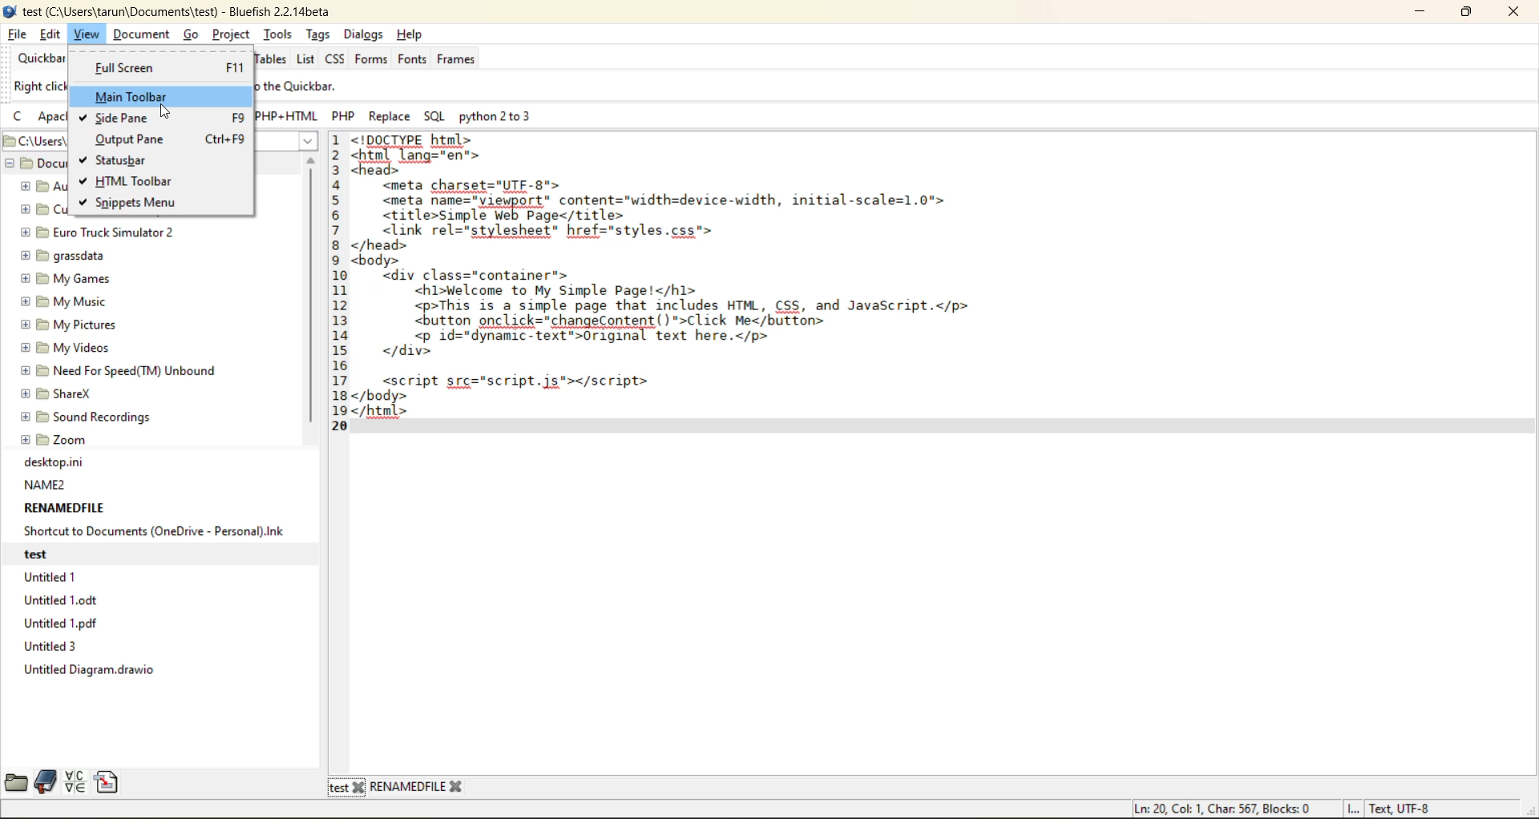 This screenshot has width=1539, height=819. Describe the element at coordinates (737, 292) in the screenshot. I see `code editor` at that location.